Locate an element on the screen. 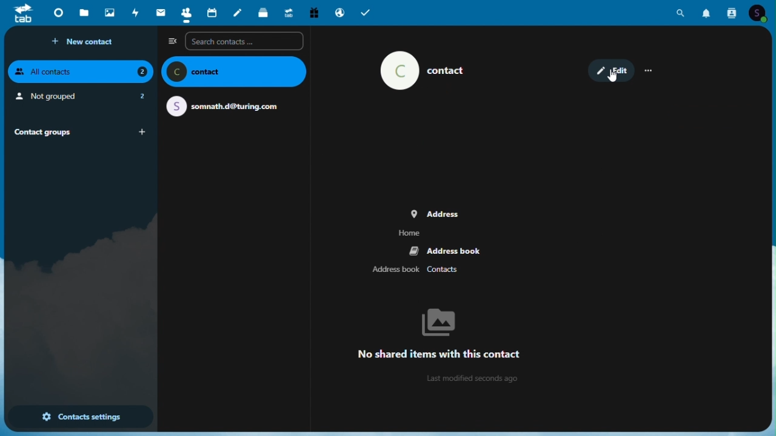  add group is located at coordinates (144, 132).